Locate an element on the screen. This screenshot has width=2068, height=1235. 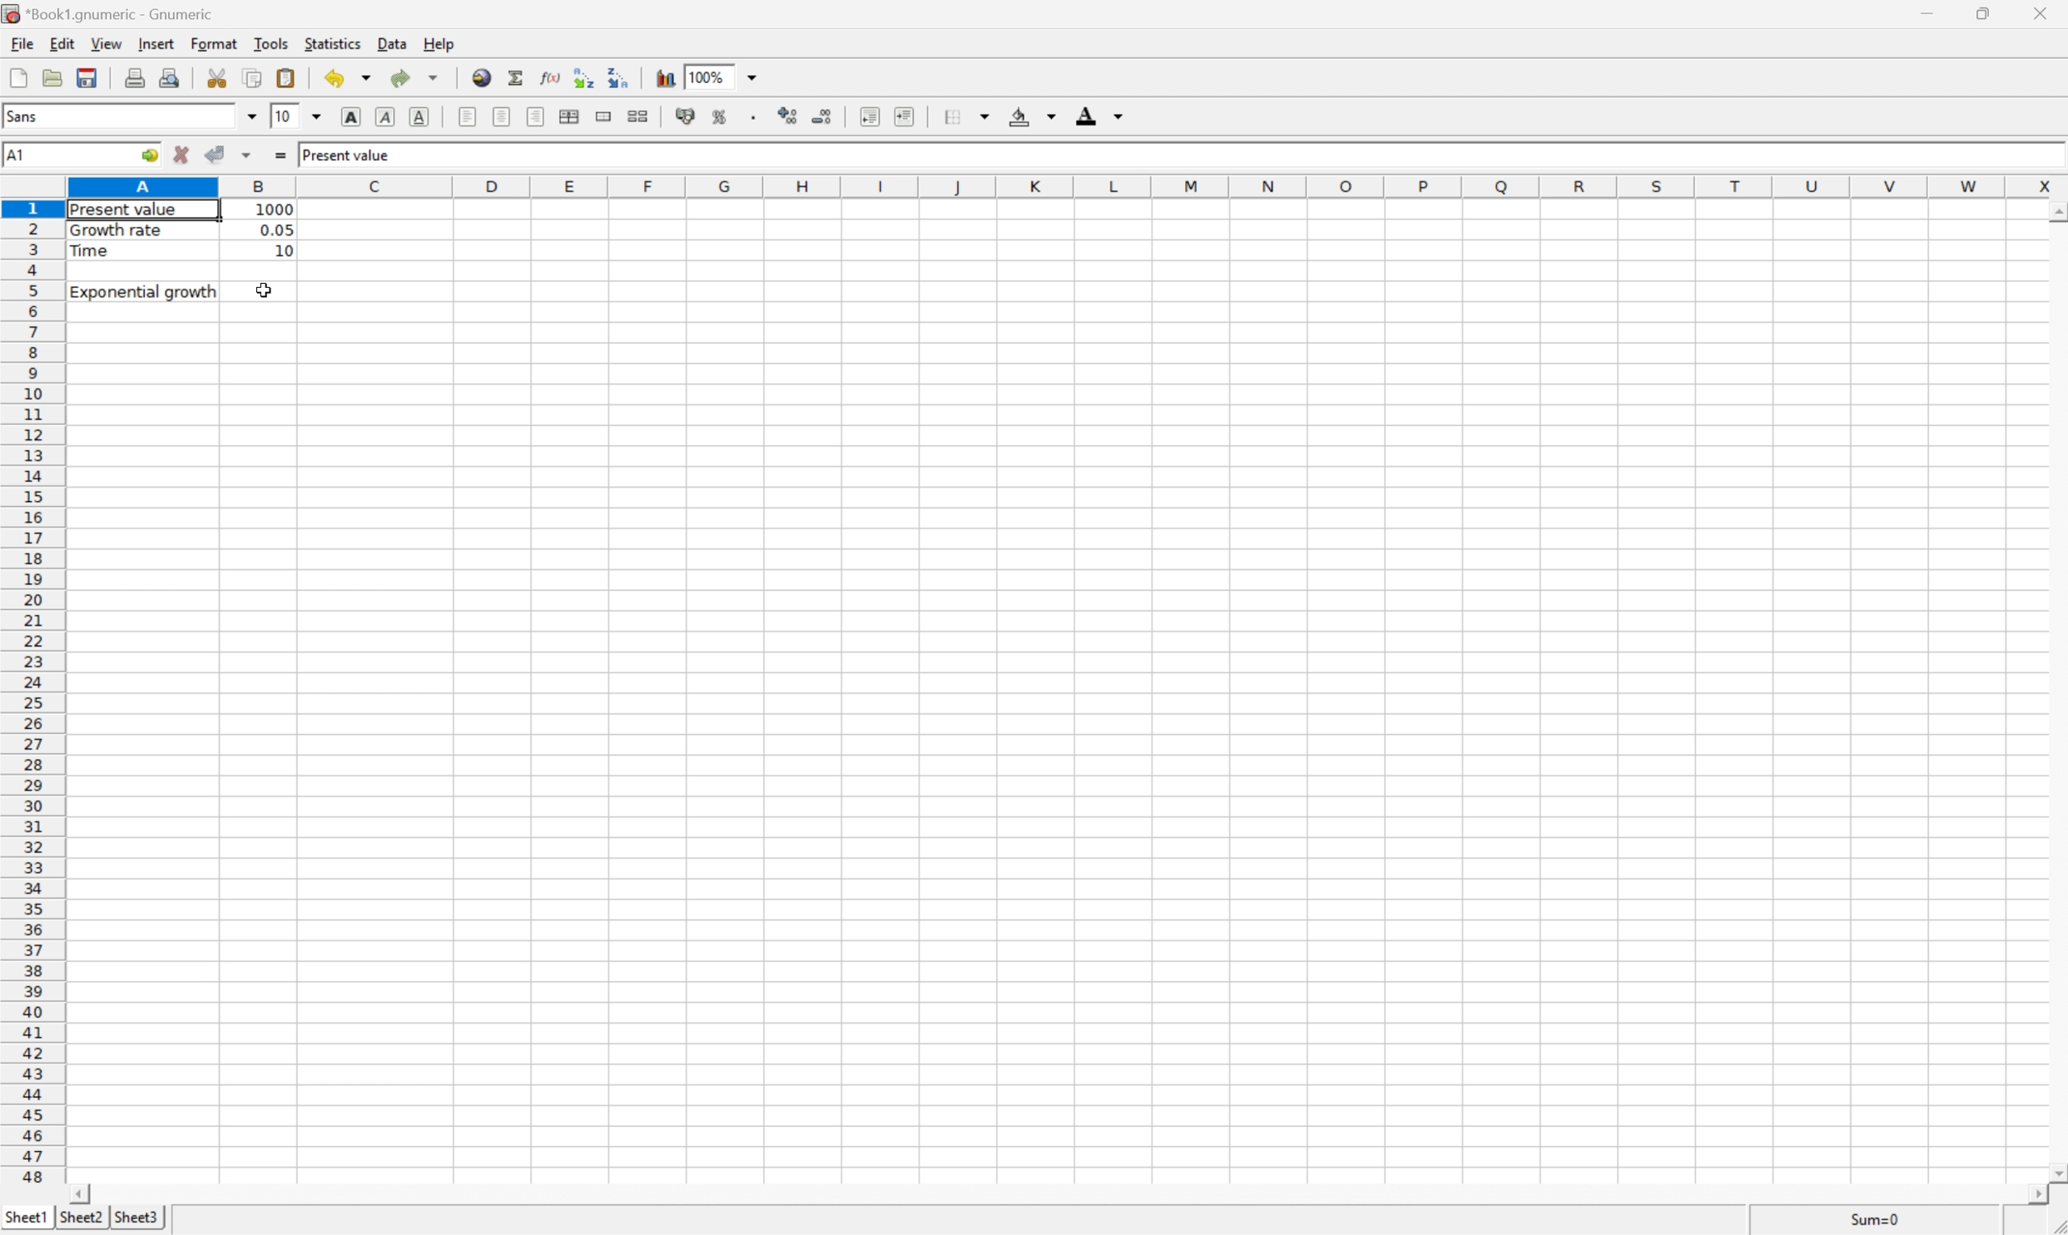
Open a file is located at coordinates (54, 77).